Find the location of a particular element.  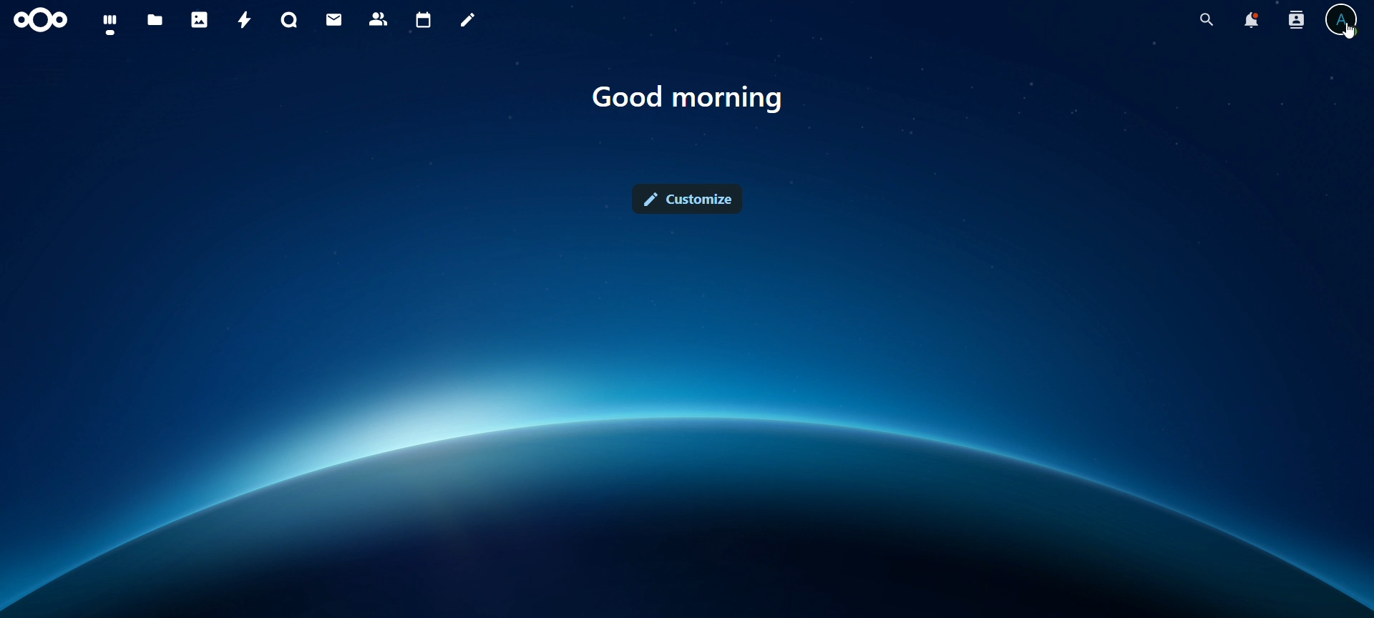

talk is located at coordinates (288, 20).